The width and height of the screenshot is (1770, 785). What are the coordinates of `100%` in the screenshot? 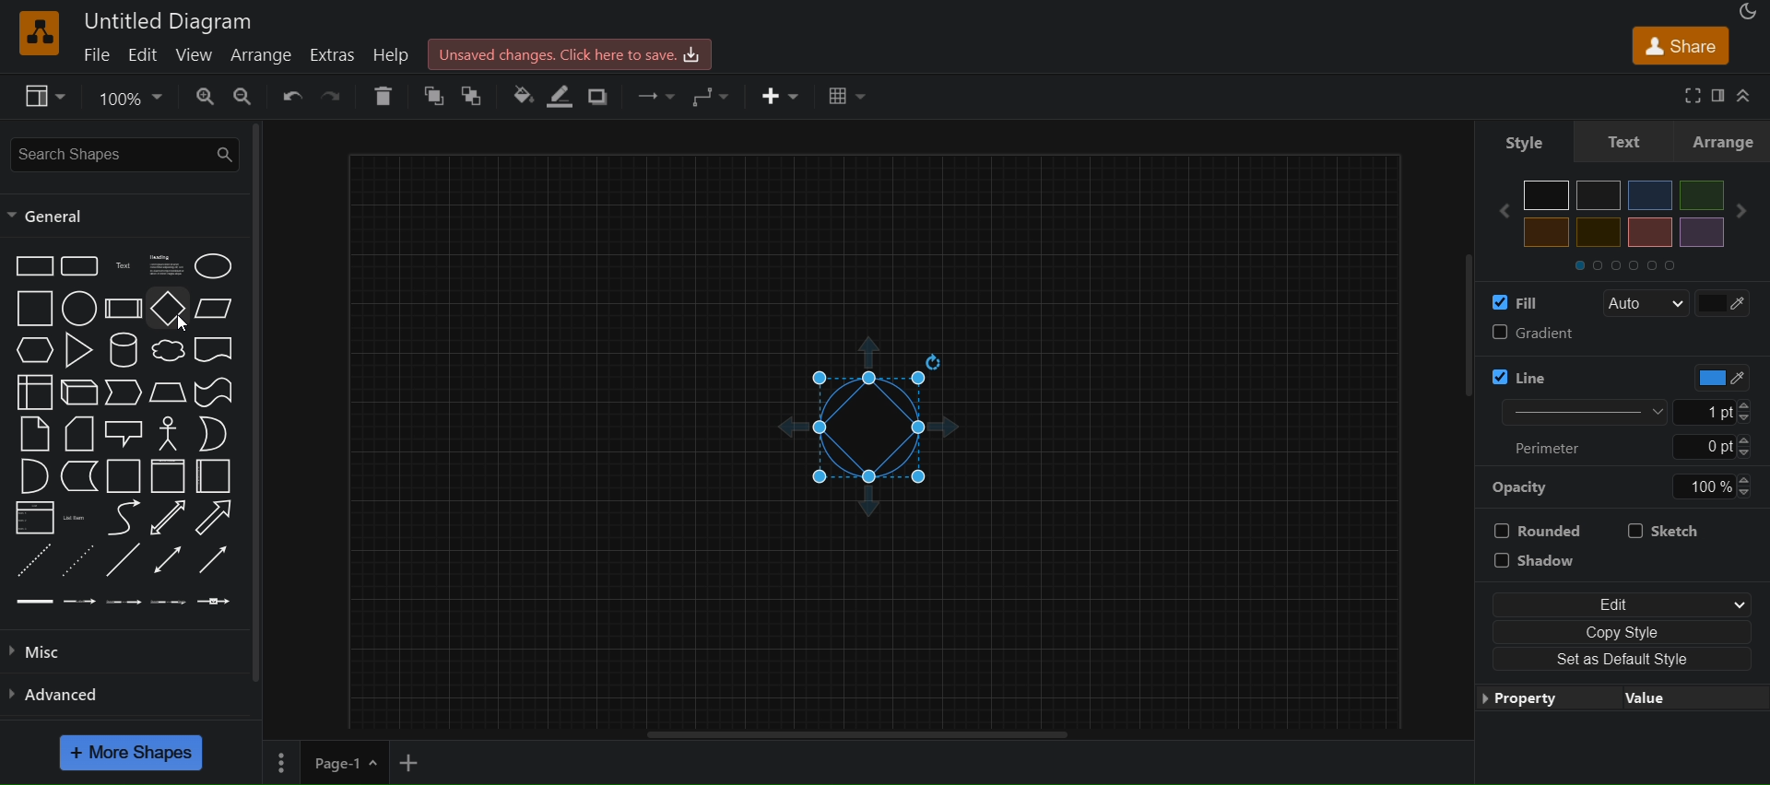 It's located at (1712, 486).